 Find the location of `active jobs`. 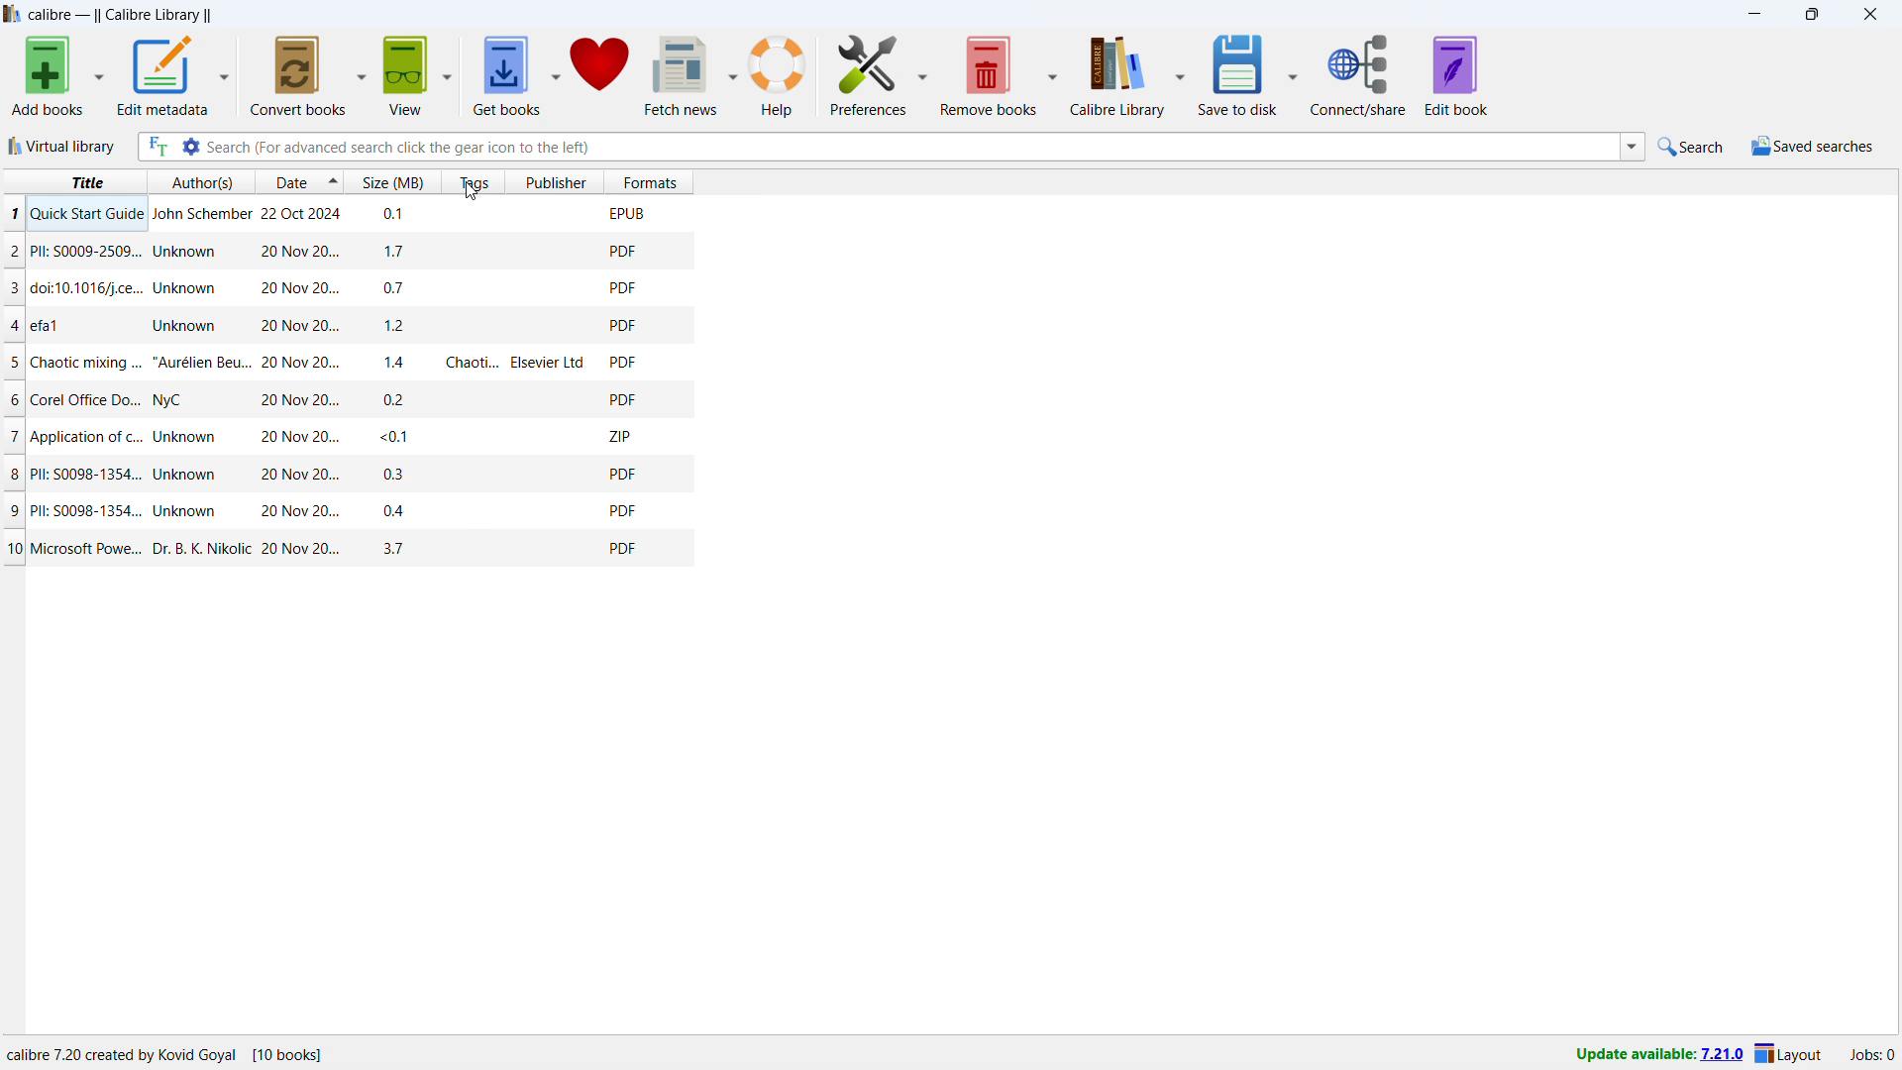

active jobs is located at coordinates (1871, 1052).